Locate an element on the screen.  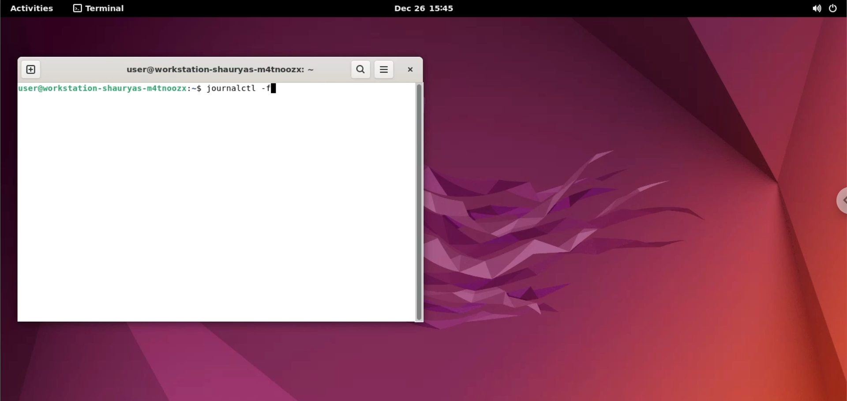
more options is located at coordinates (384, 70).